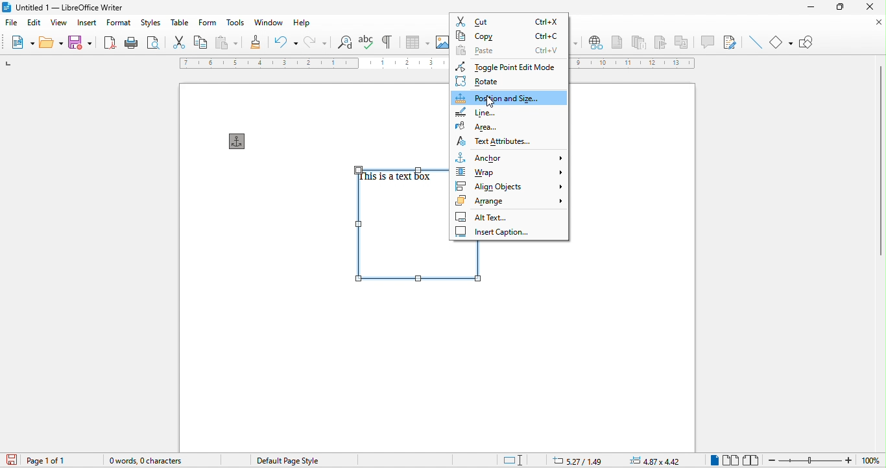 The height and width of the screenshot is (468, 886). Describe the element at coordinates (808, 40) in the screenshot. I see `show draw function` at that location.